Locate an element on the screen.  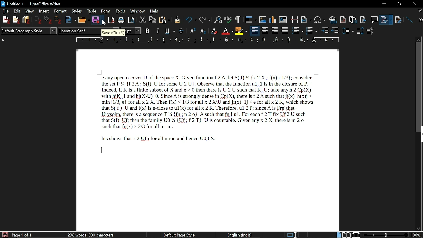
Insert link is located at coordinates (333, 19).